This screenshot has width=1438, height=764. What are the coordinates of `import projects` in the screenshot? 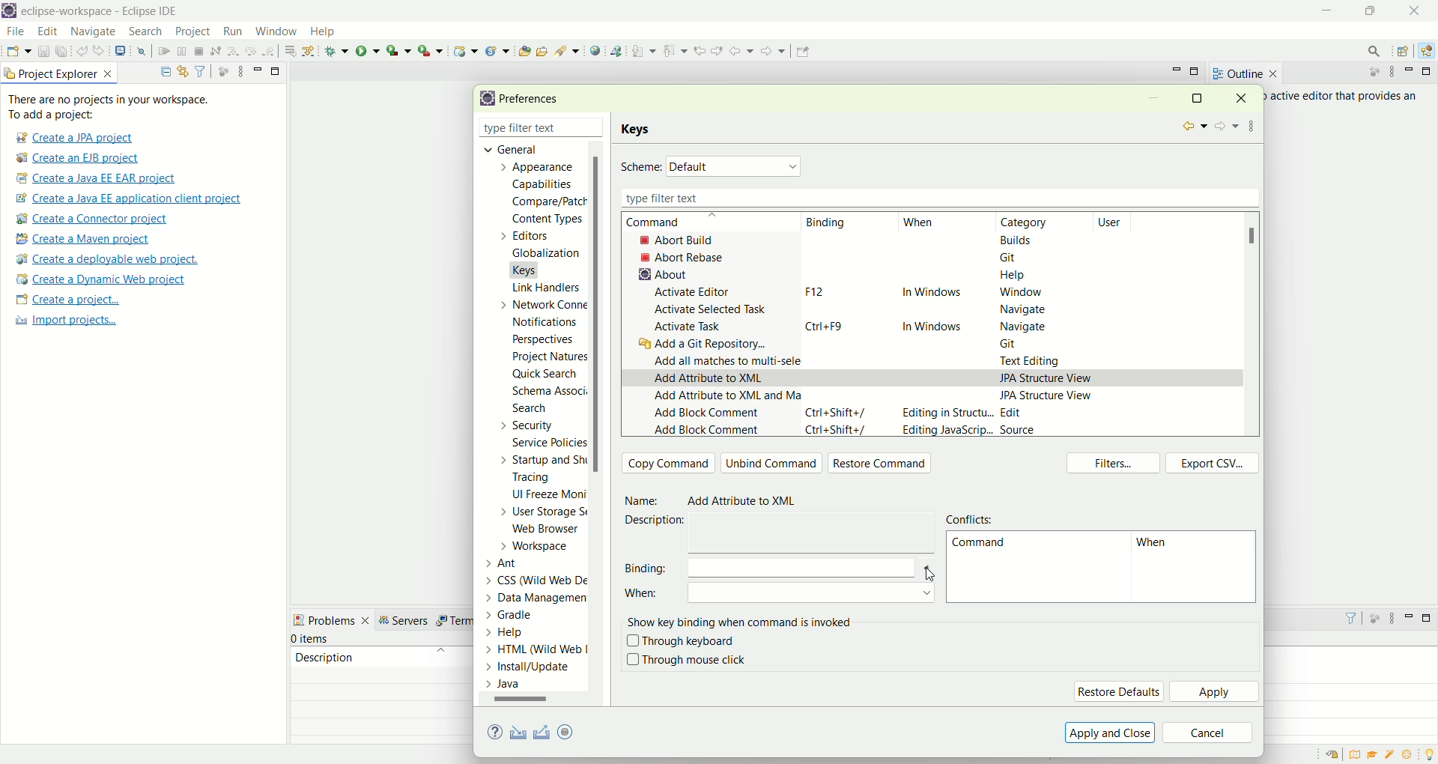 It's located at (64, 321).